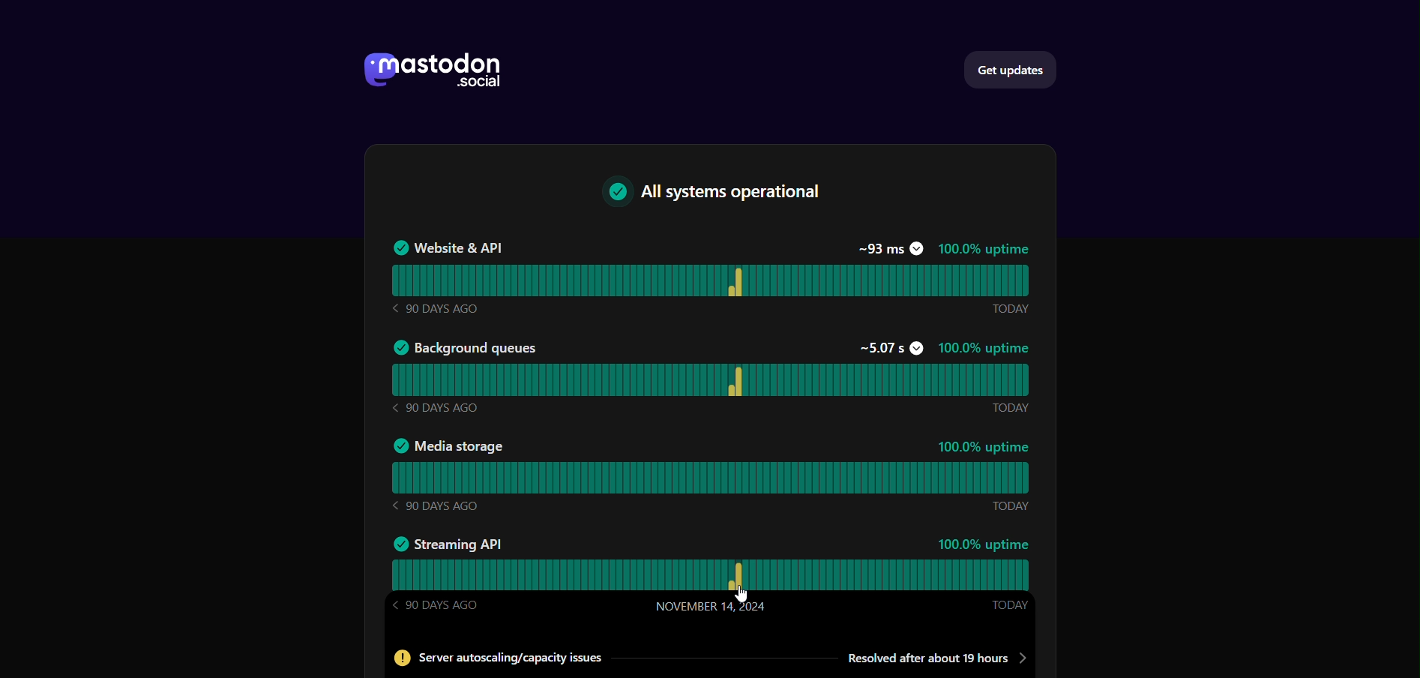  What do you see at coordinates (710, 280) in the screenshot?
I see `website and api status` at bounding box center [710, 280].